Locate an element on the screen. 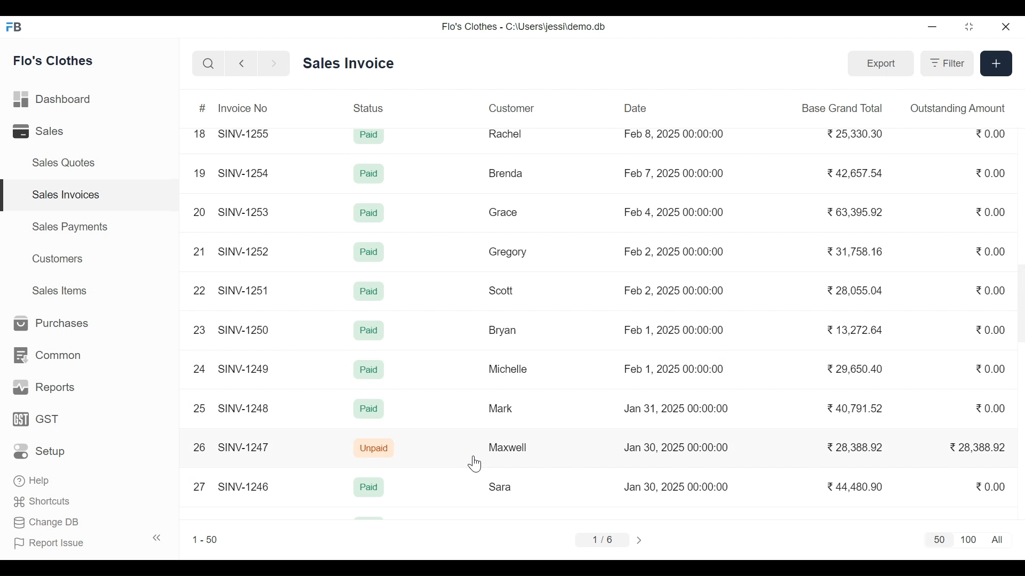 The image size is (1025, 576). Customers is located at coordinates (59, 259).